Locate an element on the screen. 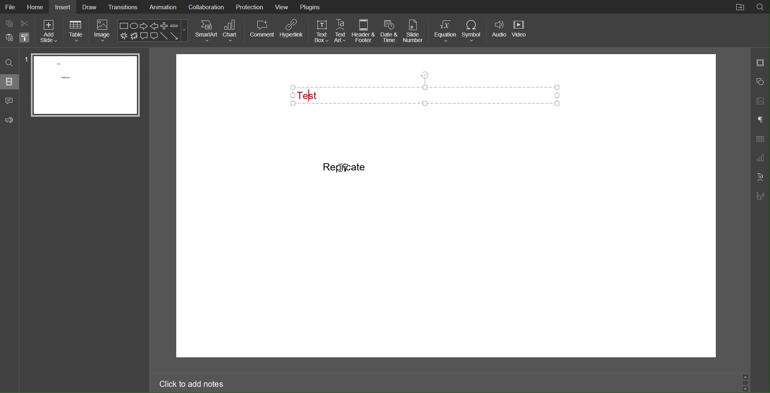  Cut Copy Paste Options is located at coordinates (18, 32).